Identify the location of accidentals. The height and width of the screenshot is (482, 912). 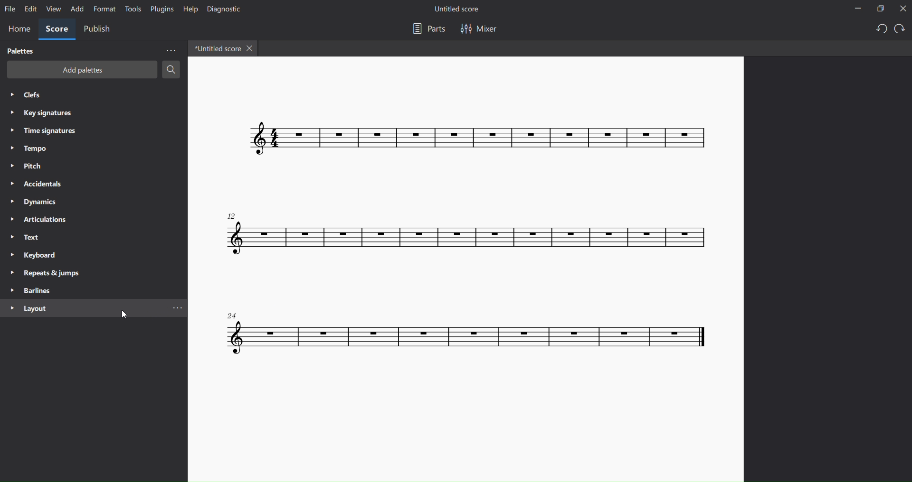
(35, 183).